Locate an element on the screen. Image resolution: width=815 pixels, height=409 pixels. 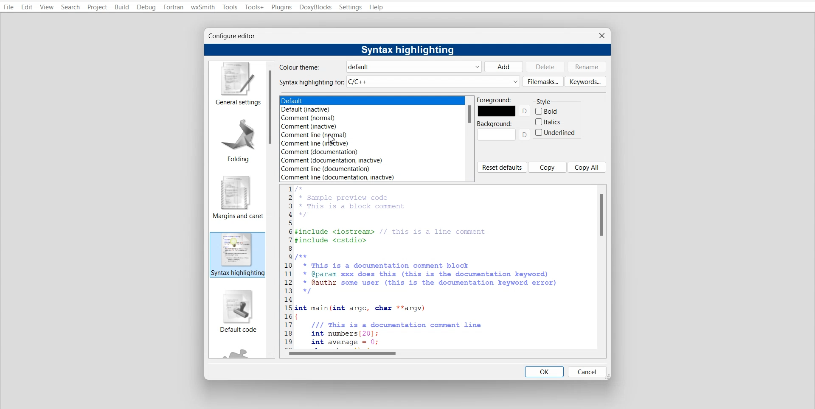
Underlined is located at coordinates (555, 132).